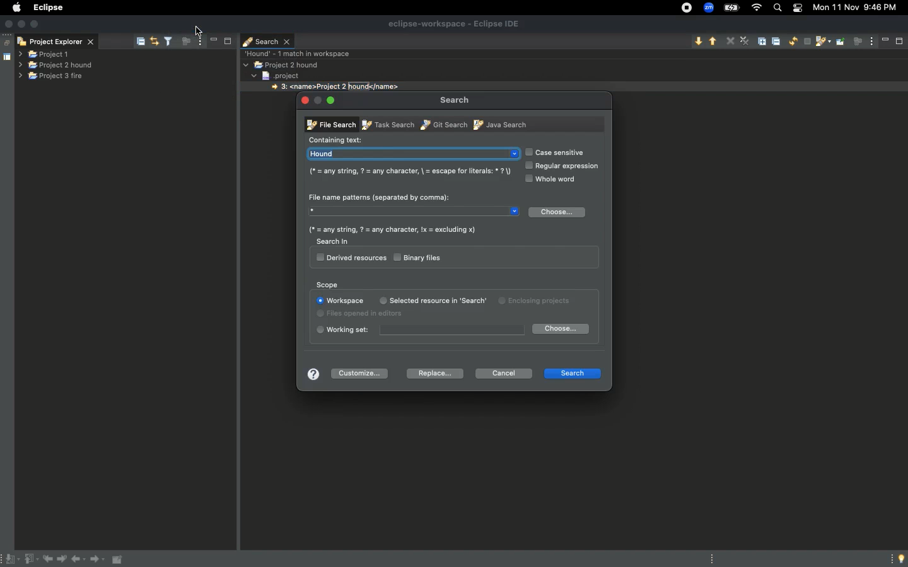 The width and height of the screenshot is (908, 567). I want to click on Binary files, so click(419, 257).